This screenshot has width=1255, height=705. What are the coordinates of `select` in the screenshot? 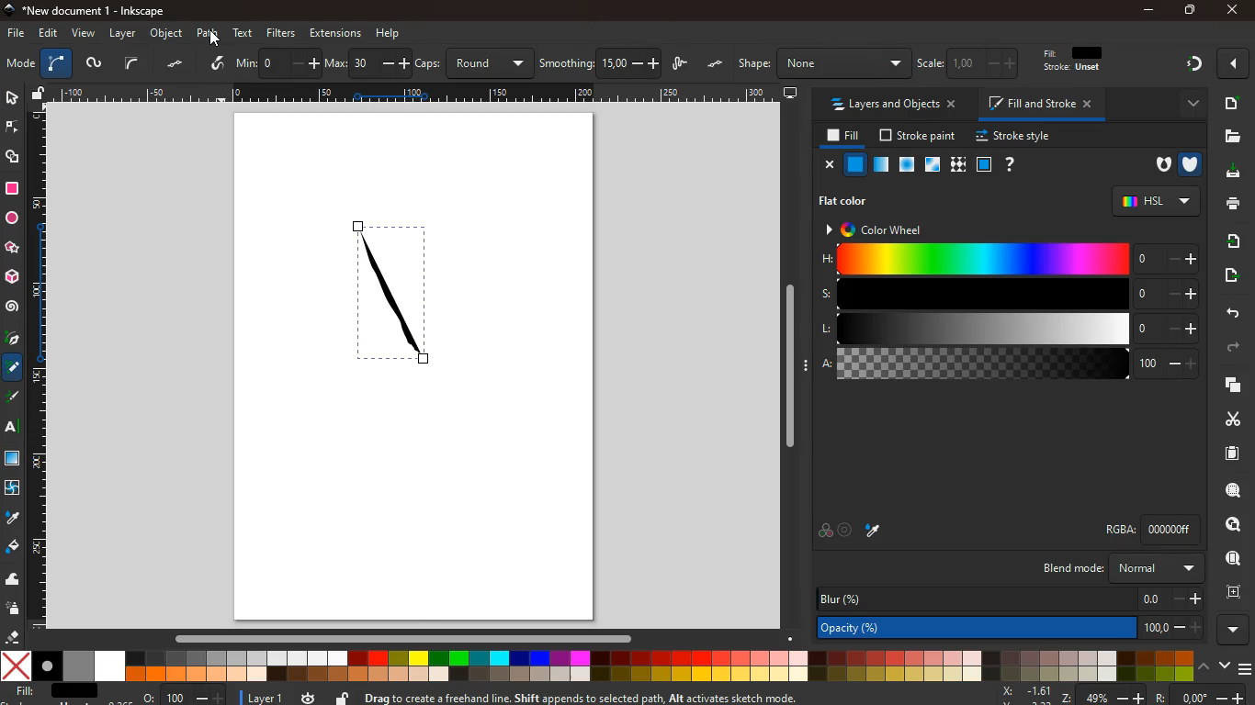 It's located at (11, 96).